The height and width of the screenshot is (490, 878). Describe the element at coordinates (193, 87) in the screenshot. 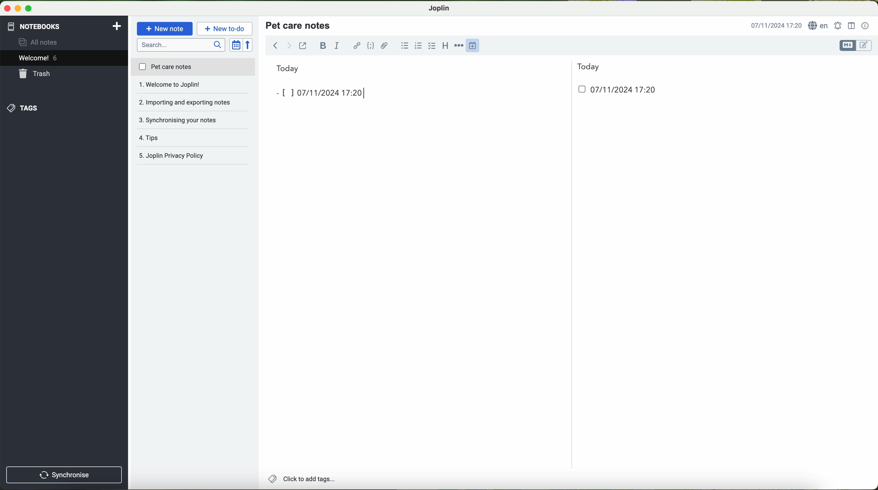

I see `importing and exporting notes` at that location.